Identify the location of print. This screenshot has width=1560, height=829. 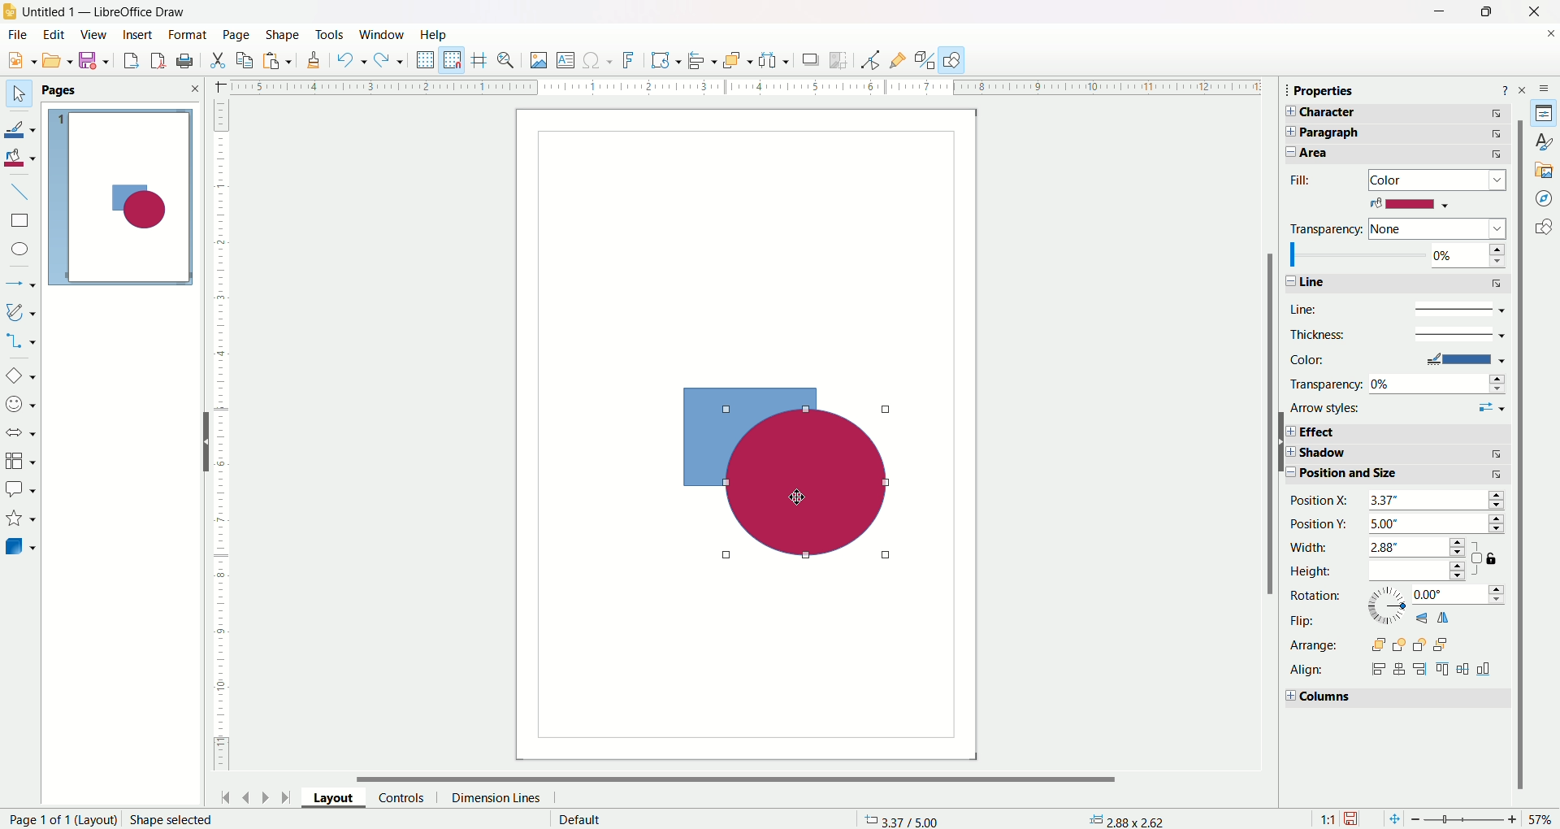
(188, 60).